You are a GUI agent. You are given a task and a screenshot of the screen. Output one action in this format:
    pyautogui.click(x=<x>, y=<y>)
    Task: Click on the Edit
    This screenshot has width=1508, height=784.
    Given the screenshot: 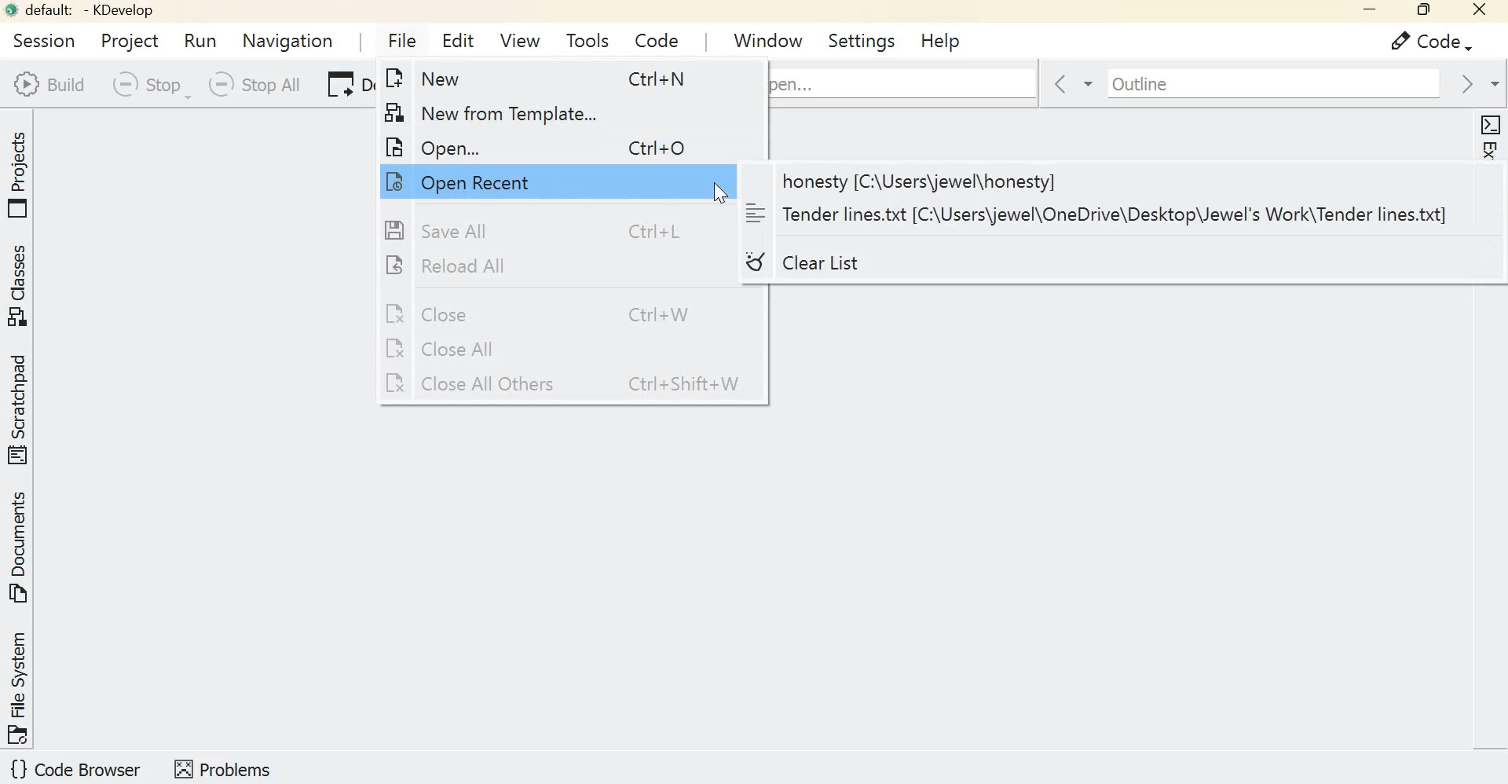 What is the action you would take?
    pyautogui.click(x=461, y=42)
    